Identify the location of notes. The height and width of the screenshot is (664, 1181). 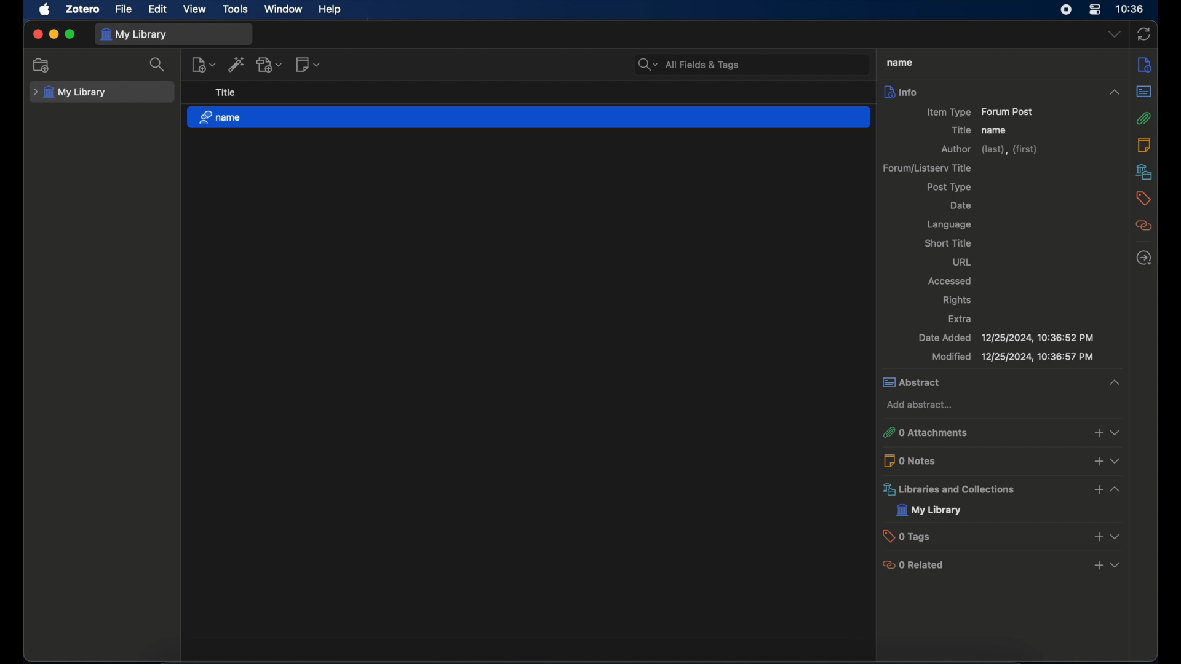
(1143, 144).